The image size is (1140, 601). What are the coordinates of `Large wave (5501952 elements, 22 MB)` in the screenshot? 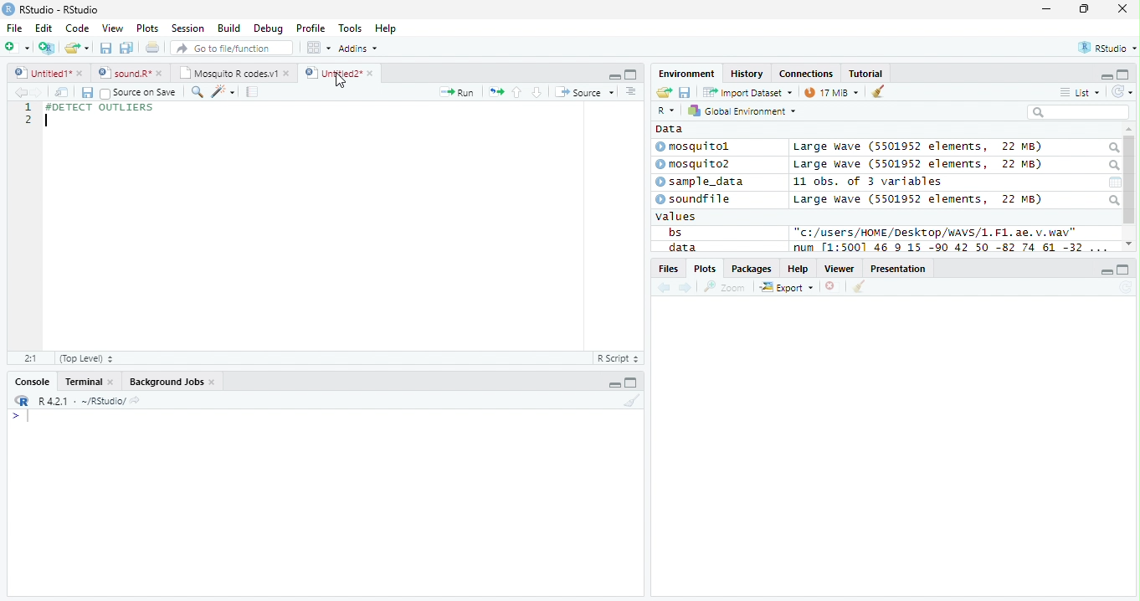 It's located at (917, 147).